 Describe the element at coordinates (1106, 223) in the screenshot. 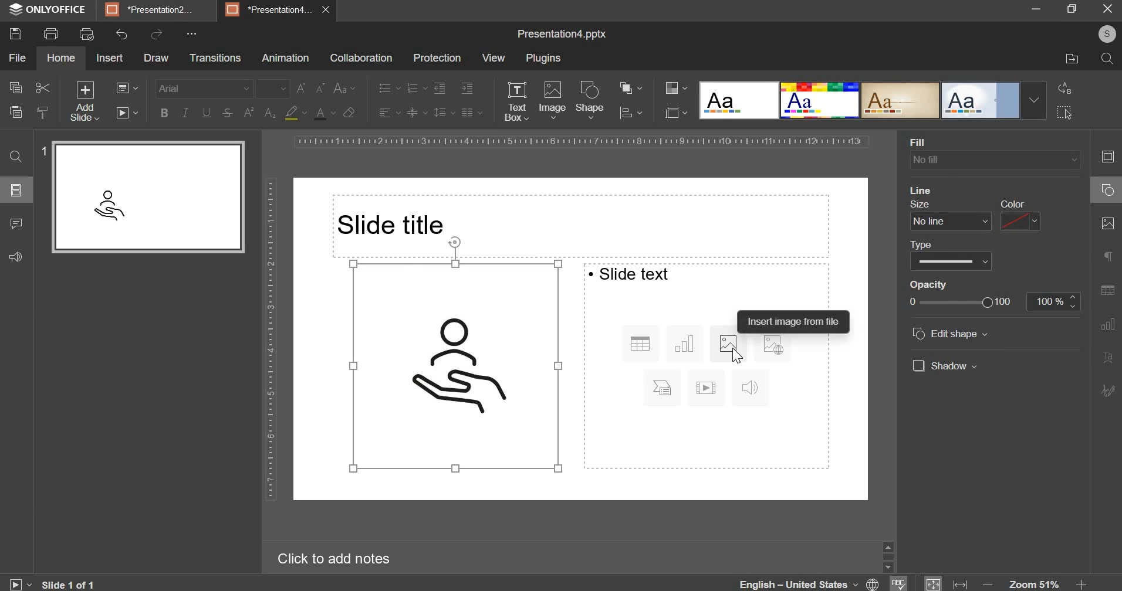

I see `image setting` at that location.